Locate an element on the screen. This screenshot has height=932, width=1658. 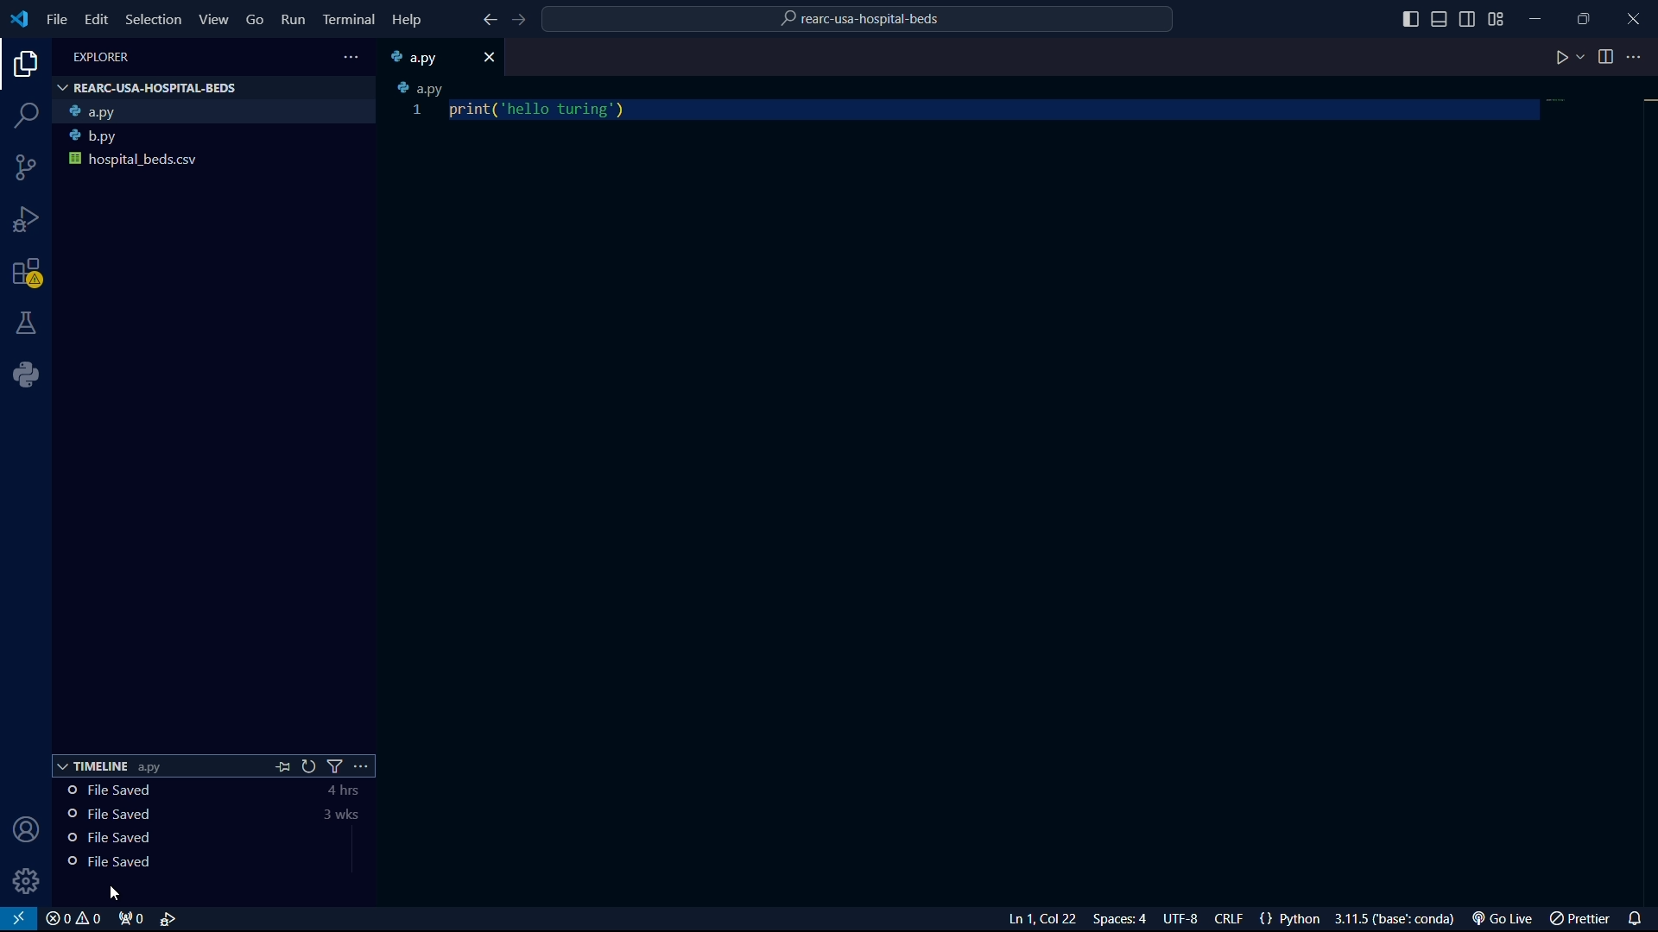
edit menu is located at coordinates (97, 20).